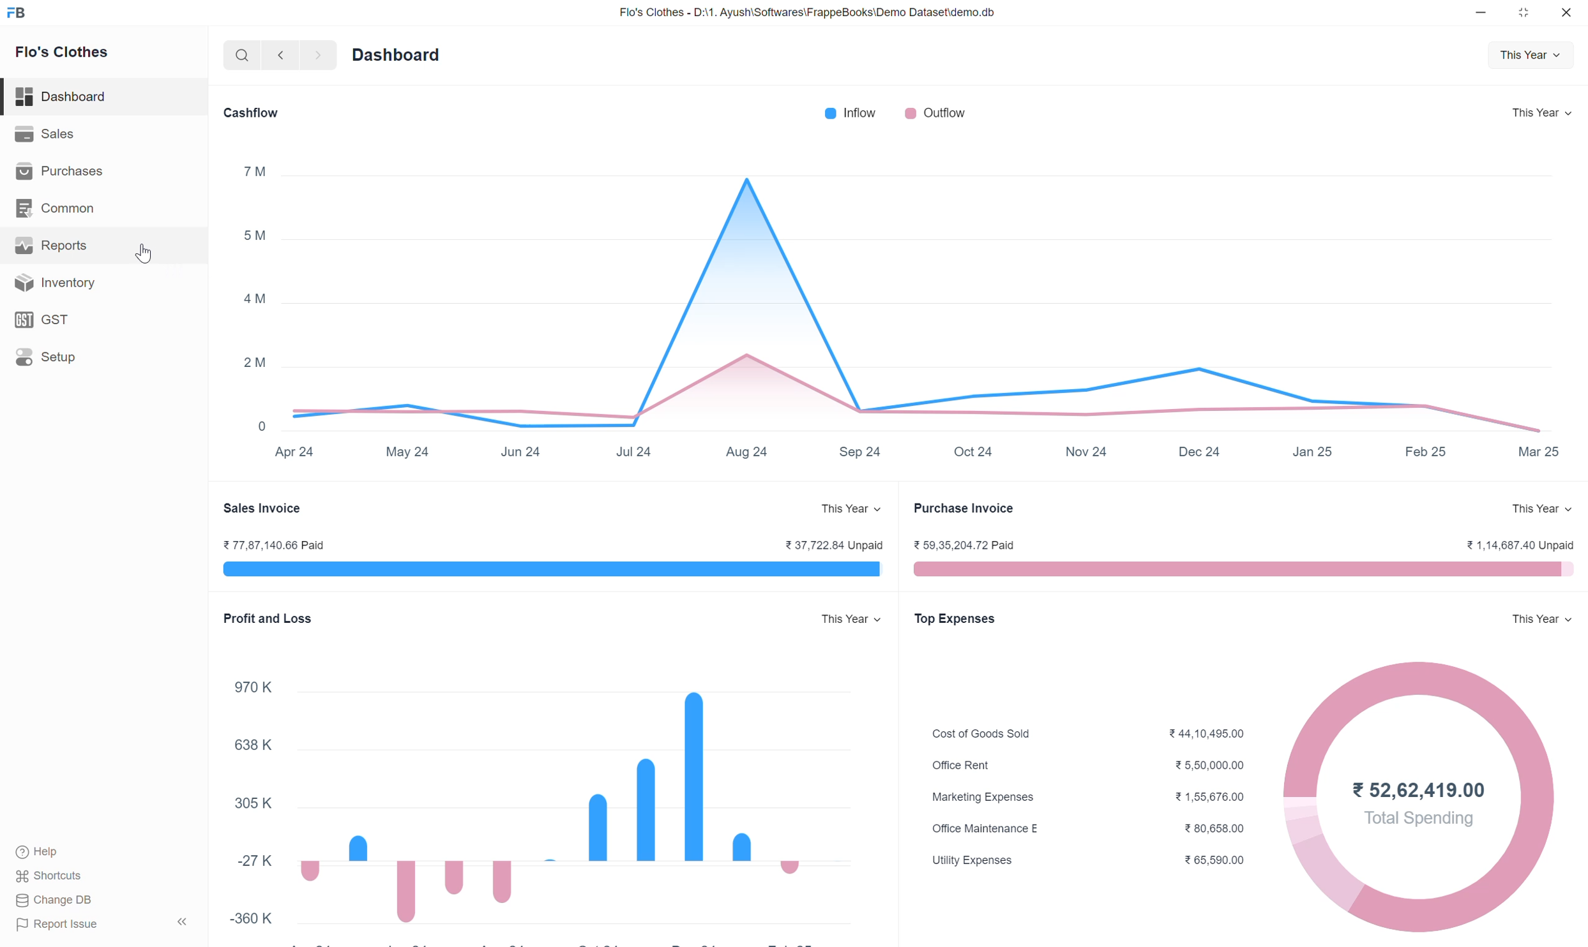  Describe the element at coordinates (974, 765) in the screenshot. I see `Office Rent` at that location.